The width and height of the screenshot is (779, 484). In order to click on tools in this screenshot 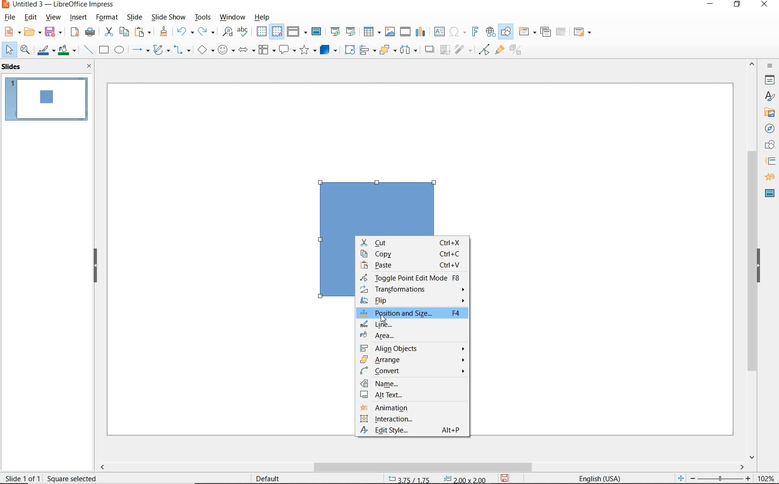, I will do `click(204, 18)`.